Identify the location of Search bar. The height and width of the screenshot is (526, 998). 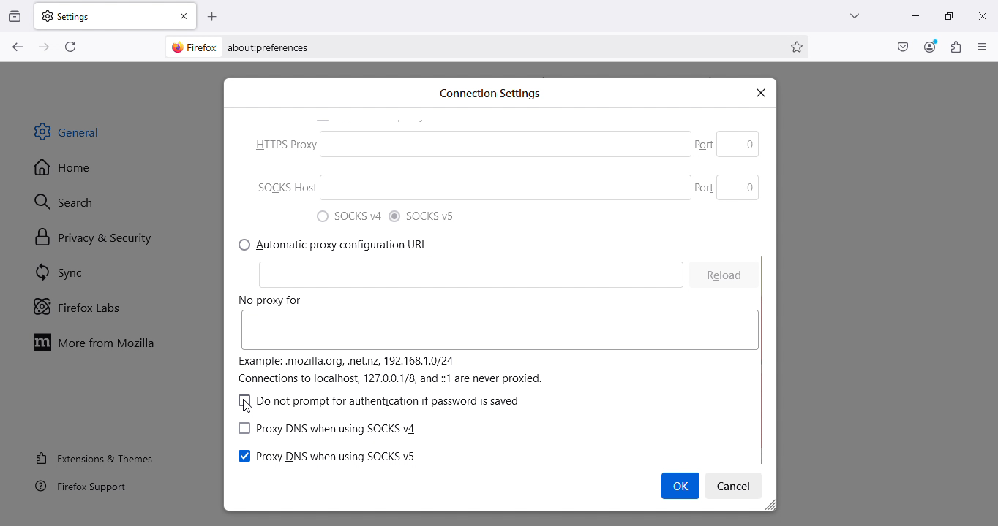
(502, 93).